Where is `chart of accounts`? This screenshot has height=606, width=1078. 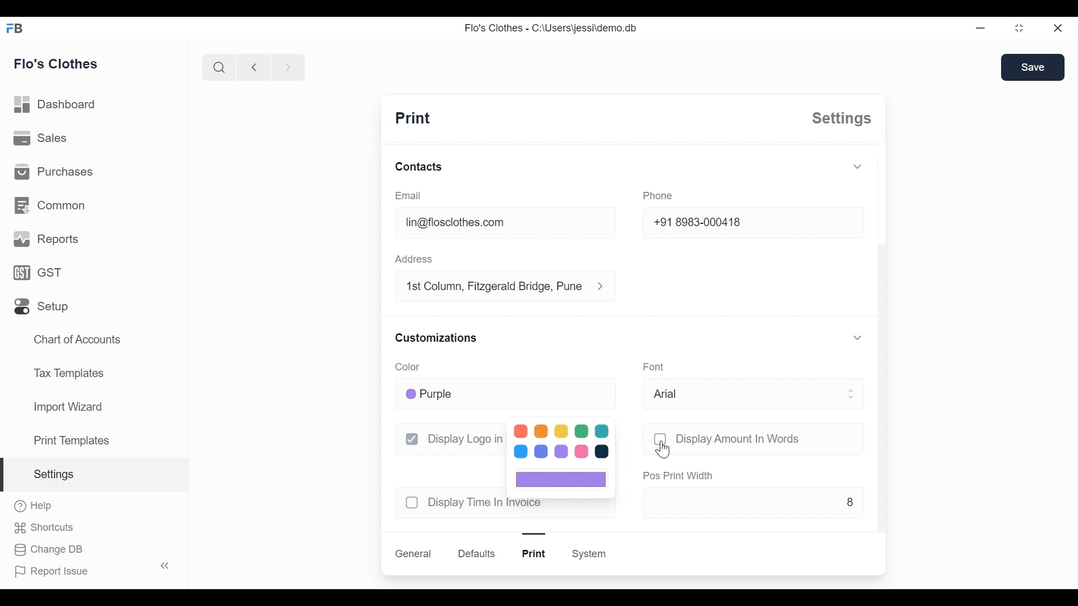
chart of accounts is located at coordinates (79, 340).